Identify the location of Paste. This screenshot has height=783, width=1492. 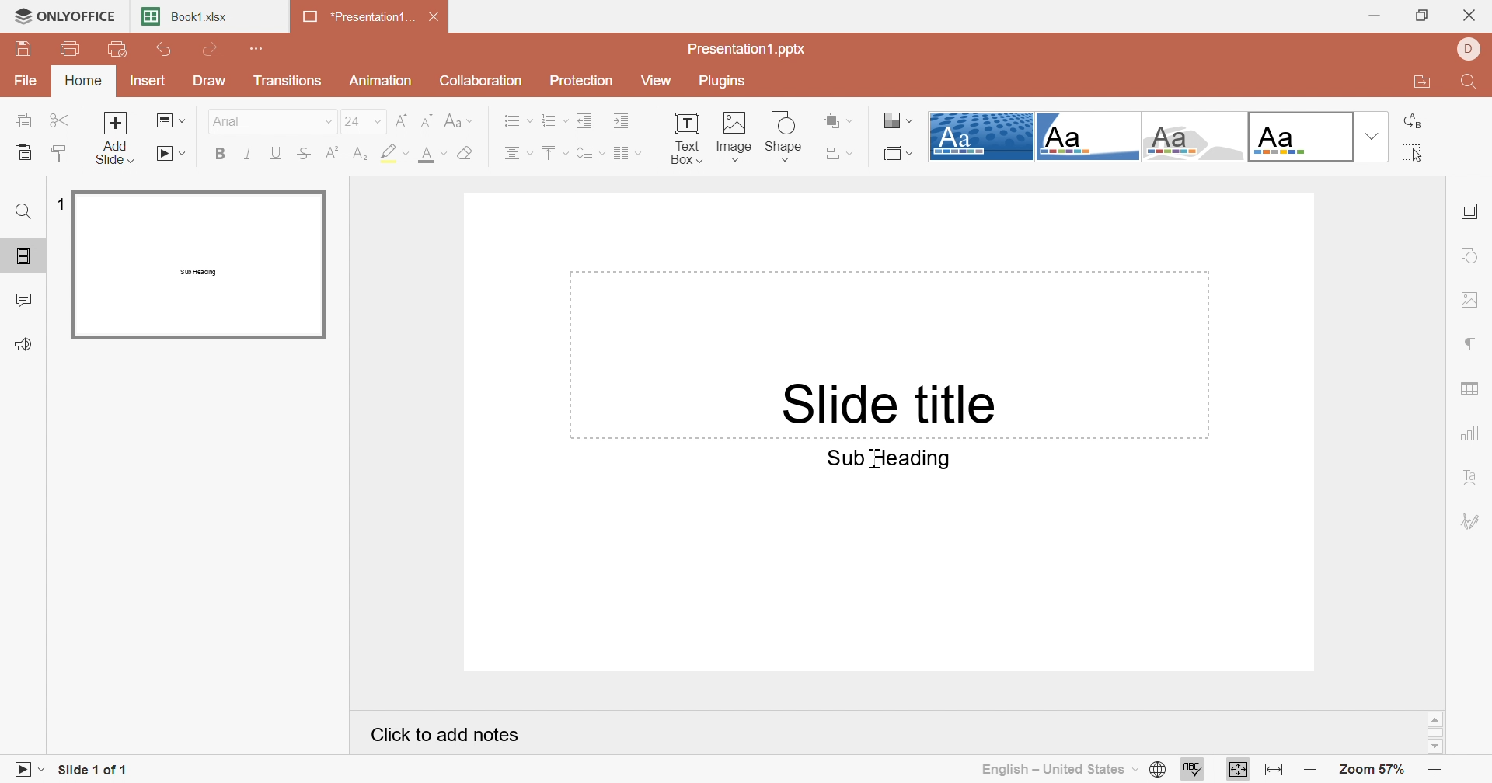
(27, 151).